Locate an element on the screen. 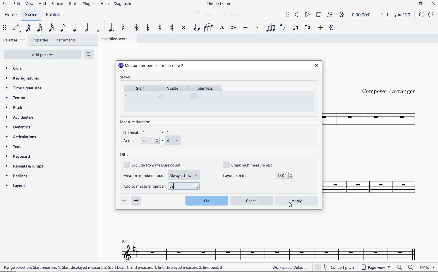 The image size is (438, 272). LOOP PLAYBACK is located at coordinates (319, 15).